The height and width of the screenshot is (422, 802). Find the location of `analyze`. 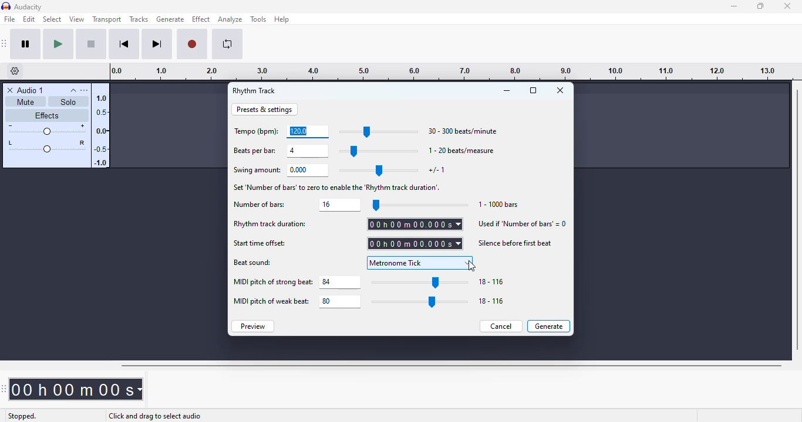

analyze is located at coordinates (230, 19).